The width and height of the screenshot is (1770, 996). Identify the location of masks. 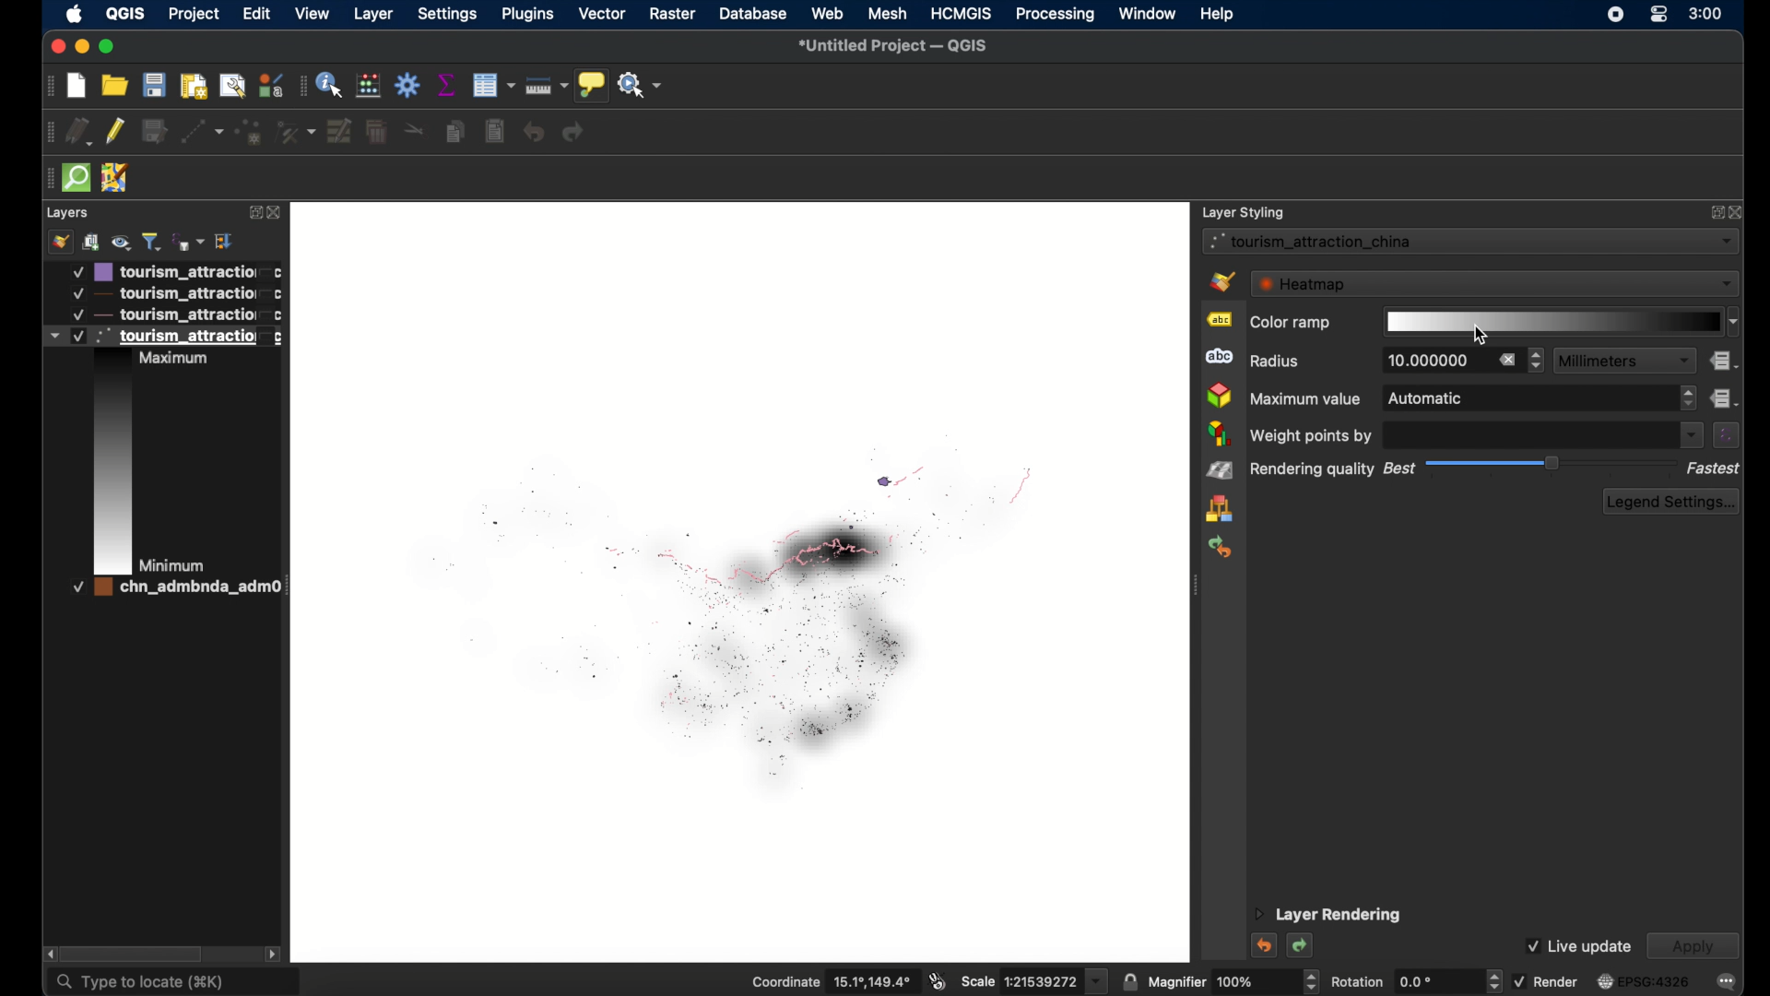
(1217, 358).